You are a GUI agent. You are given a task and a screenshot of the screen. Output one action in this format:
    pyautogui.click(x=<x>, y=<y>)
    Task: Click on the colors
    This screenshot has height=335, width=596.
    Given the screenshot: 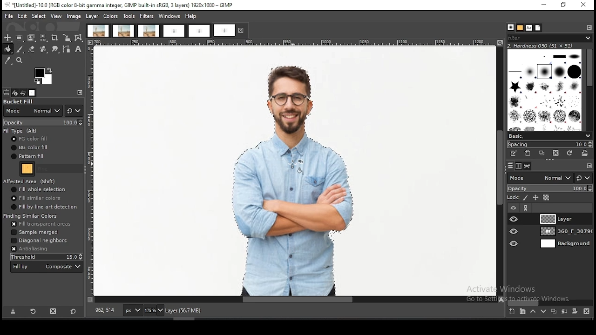 What is the action you would take?
    pyautogui.click(x=110, y=16)
    